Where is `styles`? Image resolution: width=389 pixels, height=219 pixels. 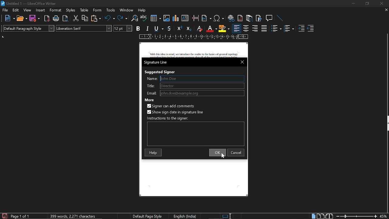 styles is located at coordinates (71, 10).